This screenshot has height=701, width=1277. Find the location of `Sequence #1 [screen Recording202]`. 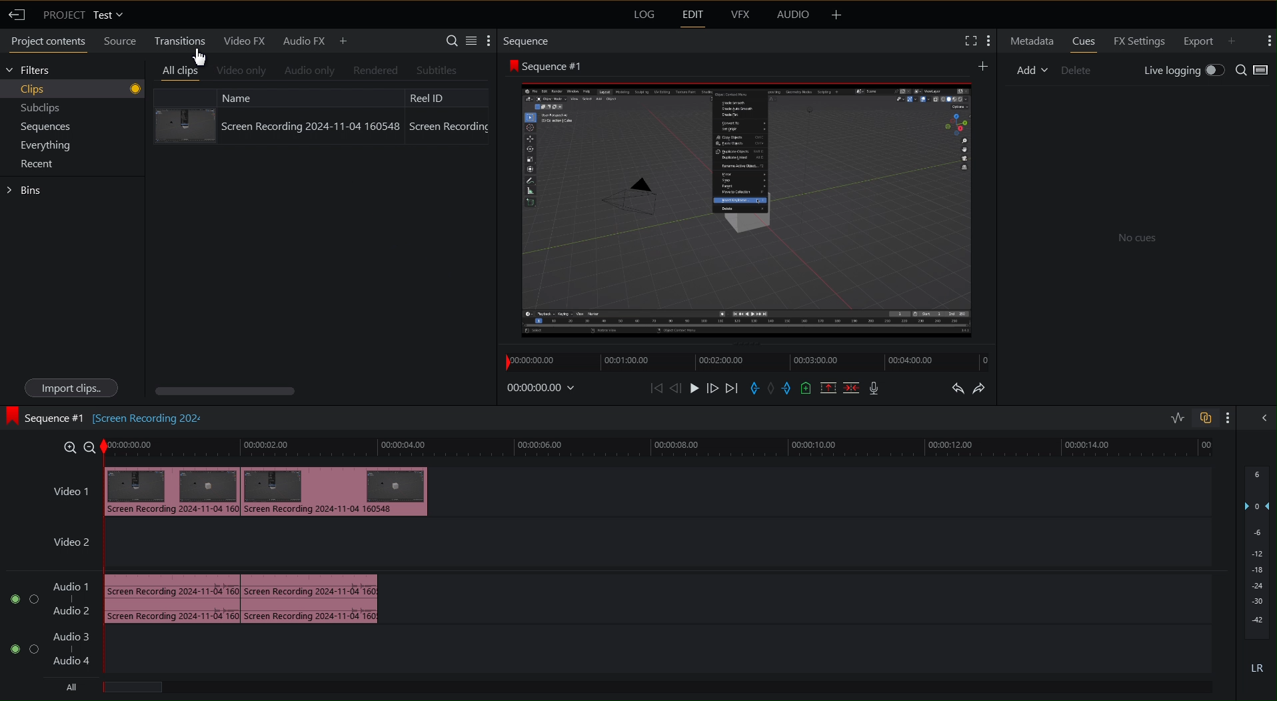

Sequence #1 [screen Recording202] is located at coordinates (105, 416).